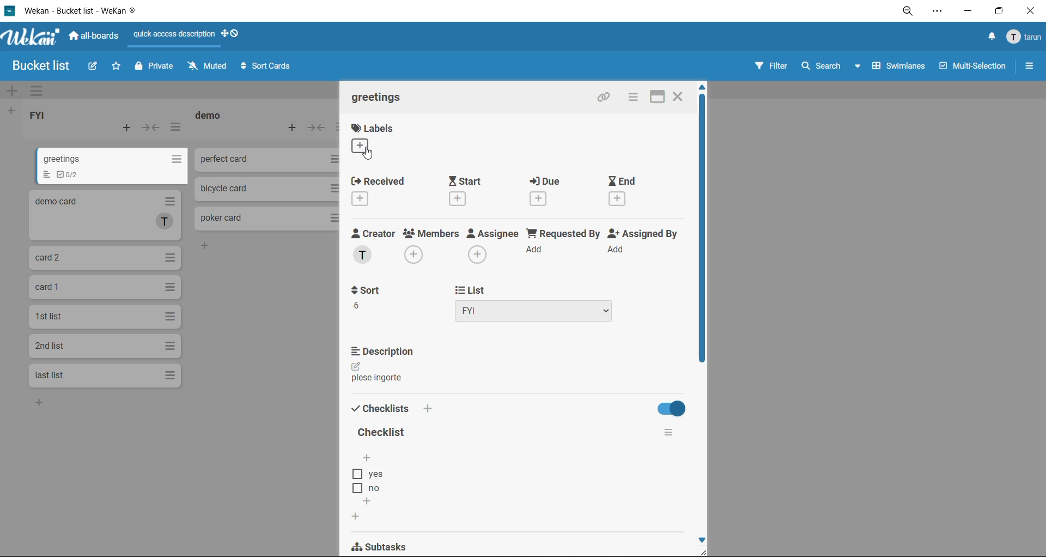 The height and width of the screenshot is (557, 1046). What do you see at coordinates (369, 458) in the screenshot?
I see `add checklist options` at bounding box center [369, 458].